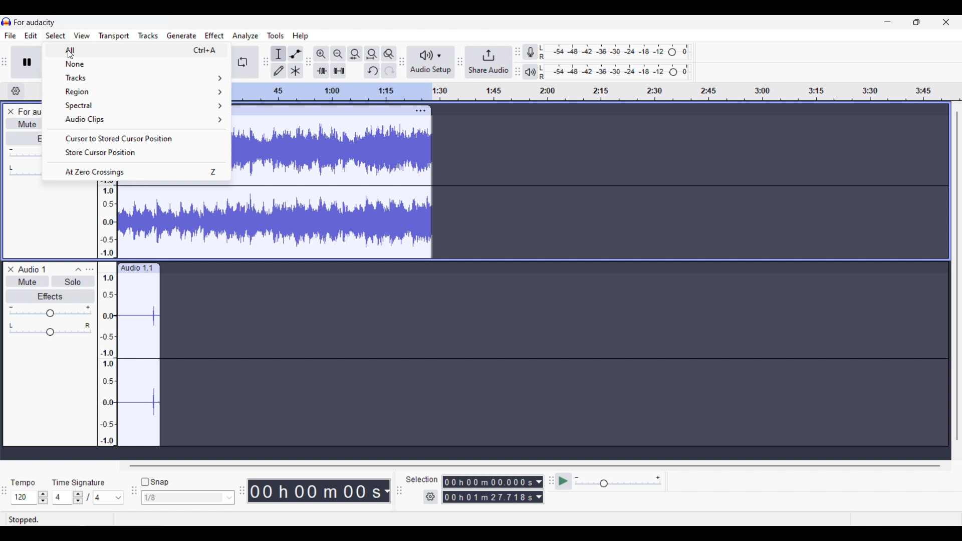 The height and width of the screenshot is (541, 962). Describe the element at coordinates (24, 138) in the screenshot. I see `Effects` at that location.